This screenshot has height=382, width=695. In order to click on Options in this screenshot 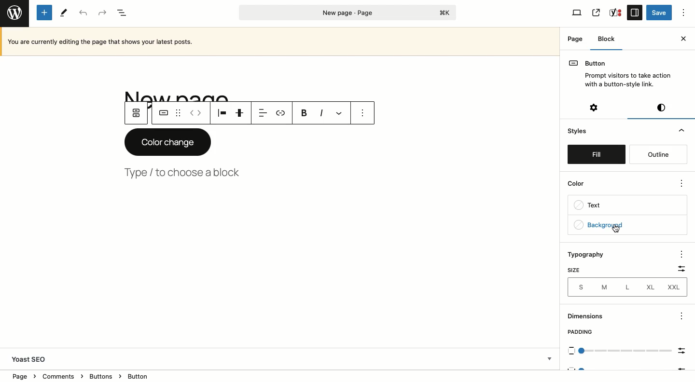, I will do `click(362, 114)`.